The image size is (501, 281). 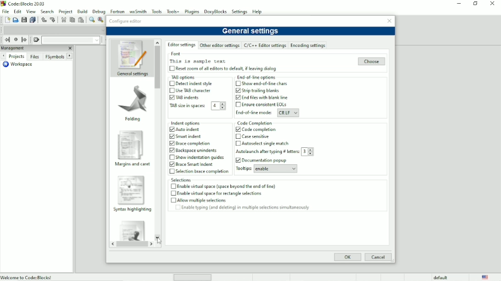 I want to click on Drop down, so click(x=296, y=113).